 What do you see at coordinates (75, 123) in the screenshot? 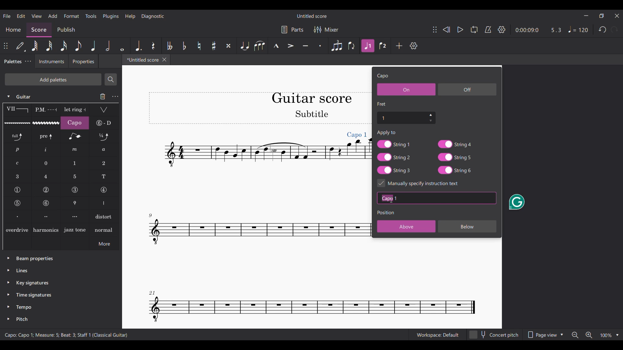
I see `Capo` at bounding box center [75, 123].